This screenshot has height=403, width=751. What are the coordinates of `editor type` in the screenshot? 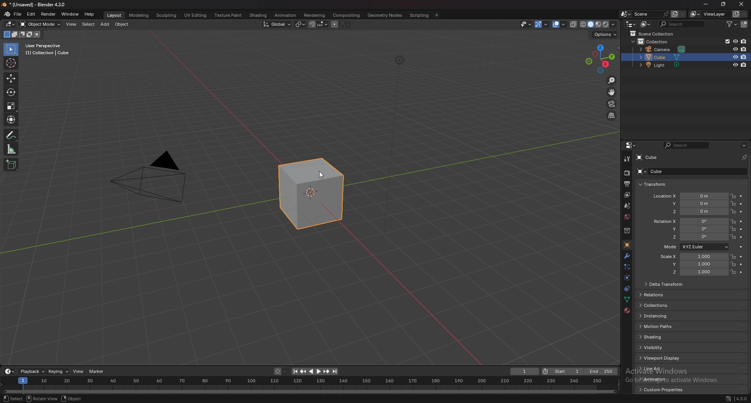 It's located at (631, 145).